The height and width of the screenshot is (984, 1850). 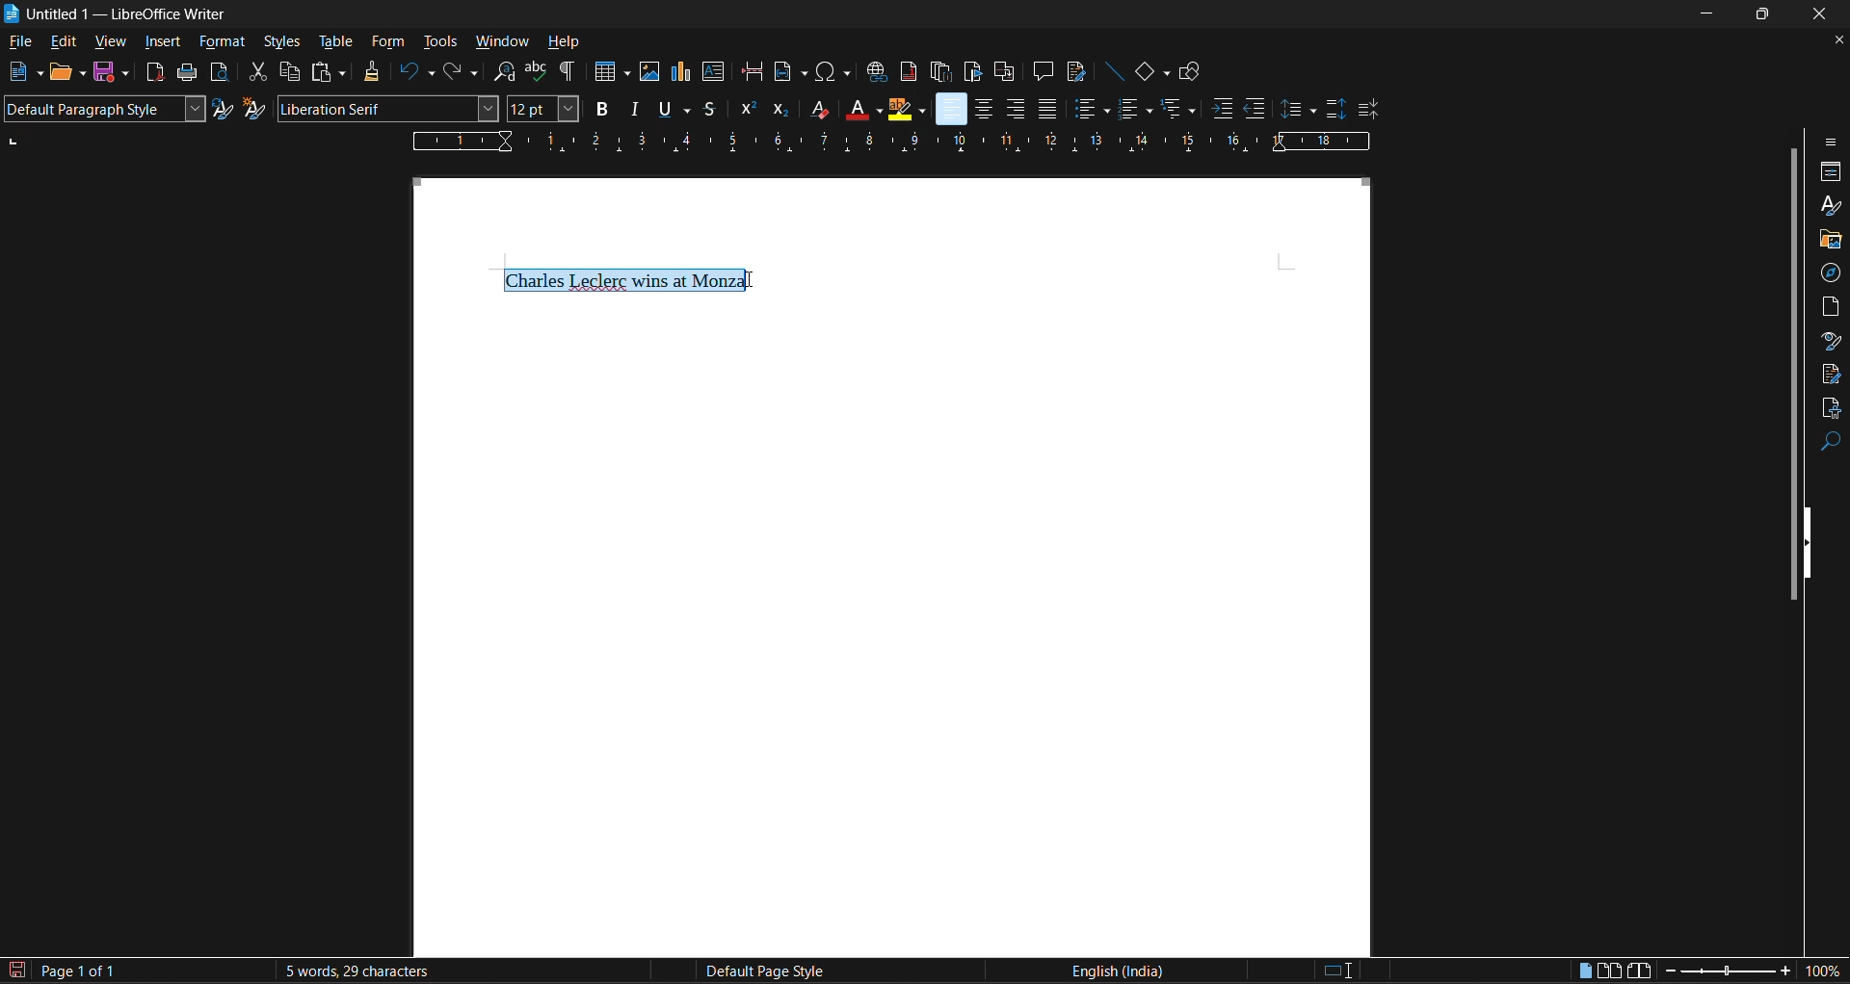 I want to click on click to save, so click(x=19, y=971).